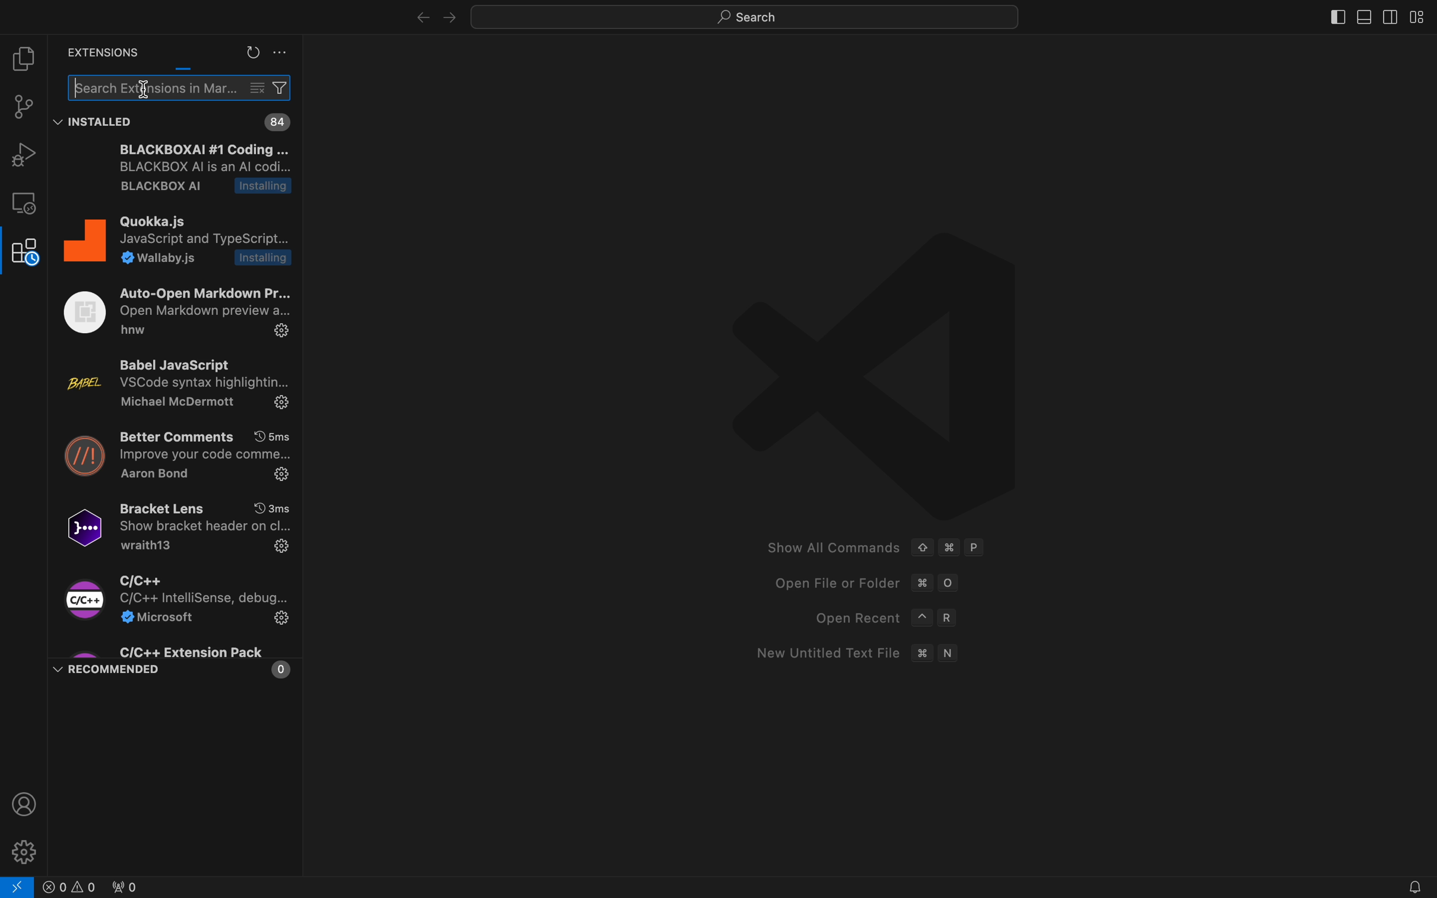  What do you see at coordinates (1335, 17) in the screenshot?
I see `toggle bar` at bounding box center [1335, 17].